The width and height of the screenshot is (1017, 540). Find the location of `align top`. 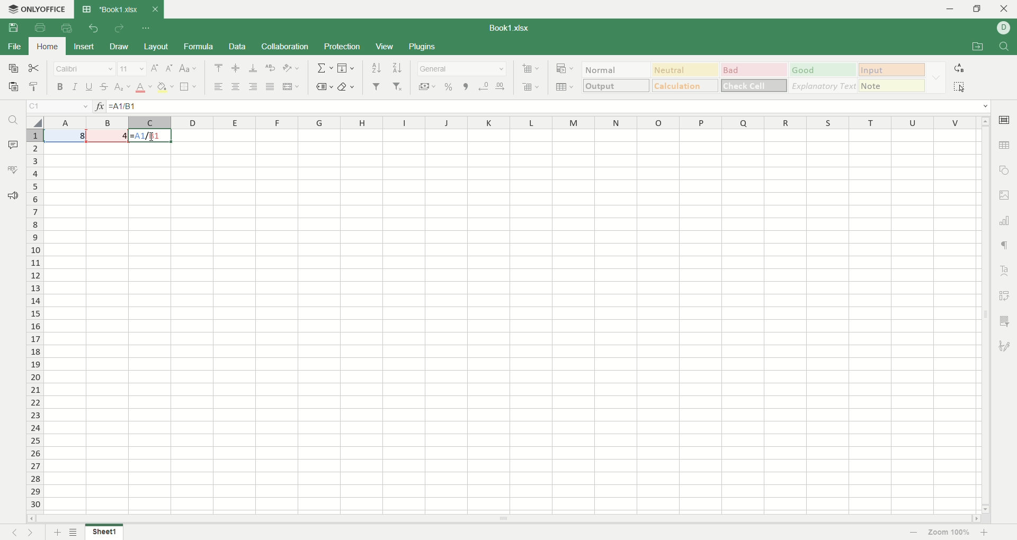

align top is located at coordinates (218, 68).